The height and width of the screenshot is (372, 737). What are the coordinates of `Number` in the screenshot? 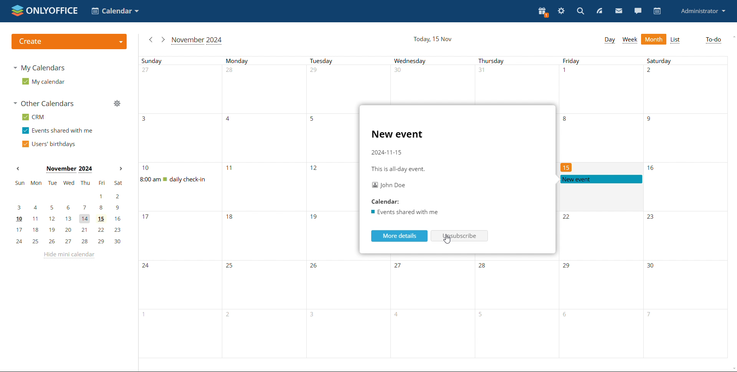 It's located at (229, 168).